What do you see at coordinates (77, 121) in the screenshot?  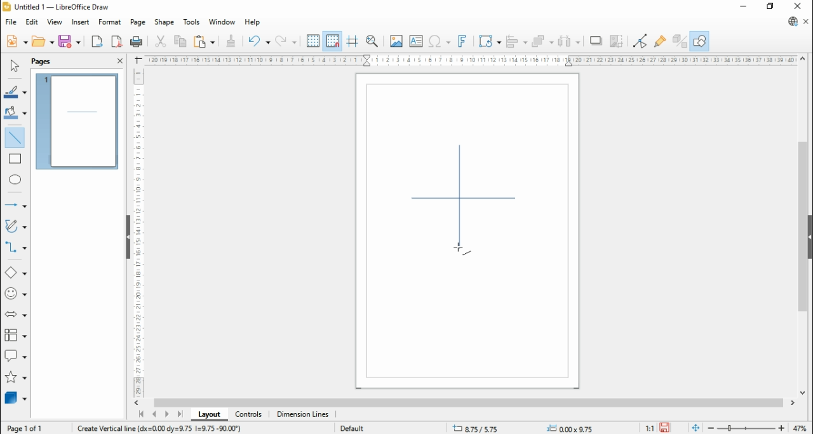 I see `page 1` at bounding box center [77, 121].